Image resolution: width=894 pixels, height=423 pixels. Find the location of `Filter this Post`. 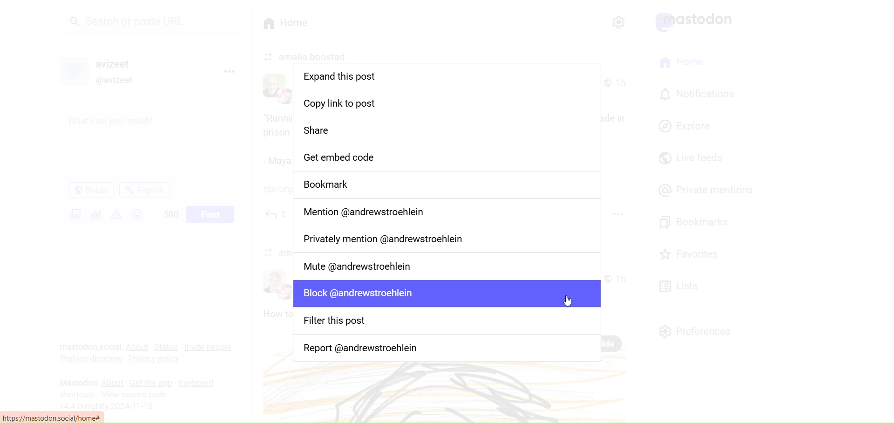

Filter this Post is located at coordinates (447, 321).